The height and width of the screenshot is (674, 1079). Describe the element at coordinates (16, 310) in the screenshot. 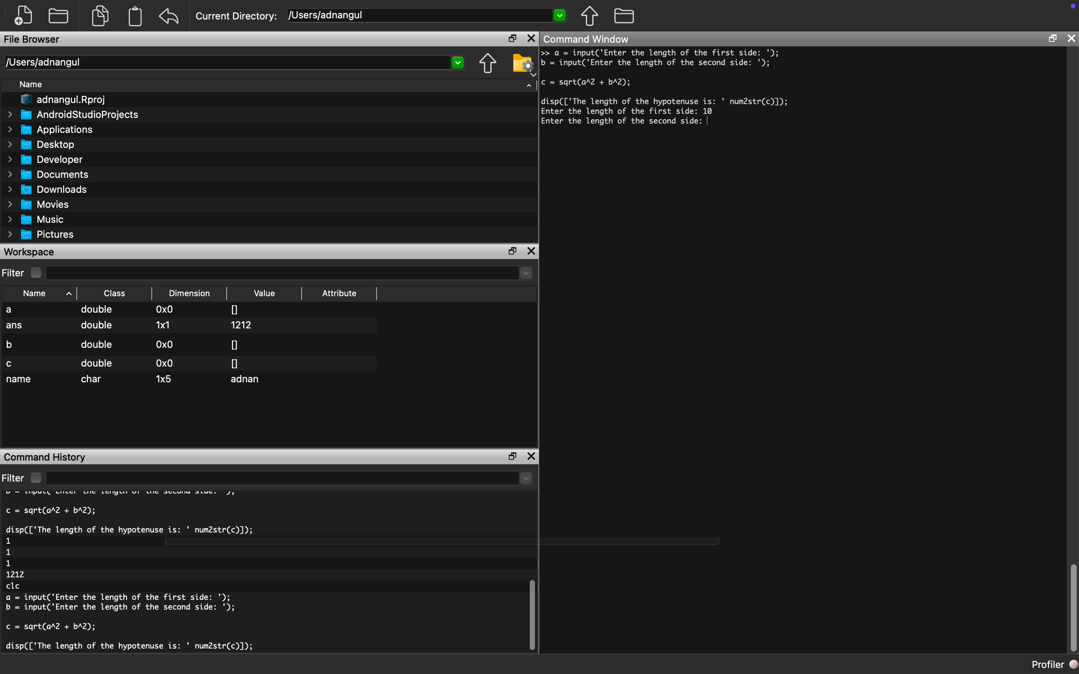

I see `a` at that location.